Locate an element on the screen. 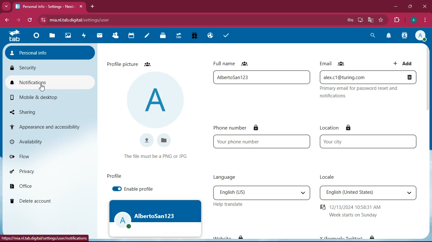 The height and width of the screenshot is (242, 432). cursor is located at coordinates (41, 88).